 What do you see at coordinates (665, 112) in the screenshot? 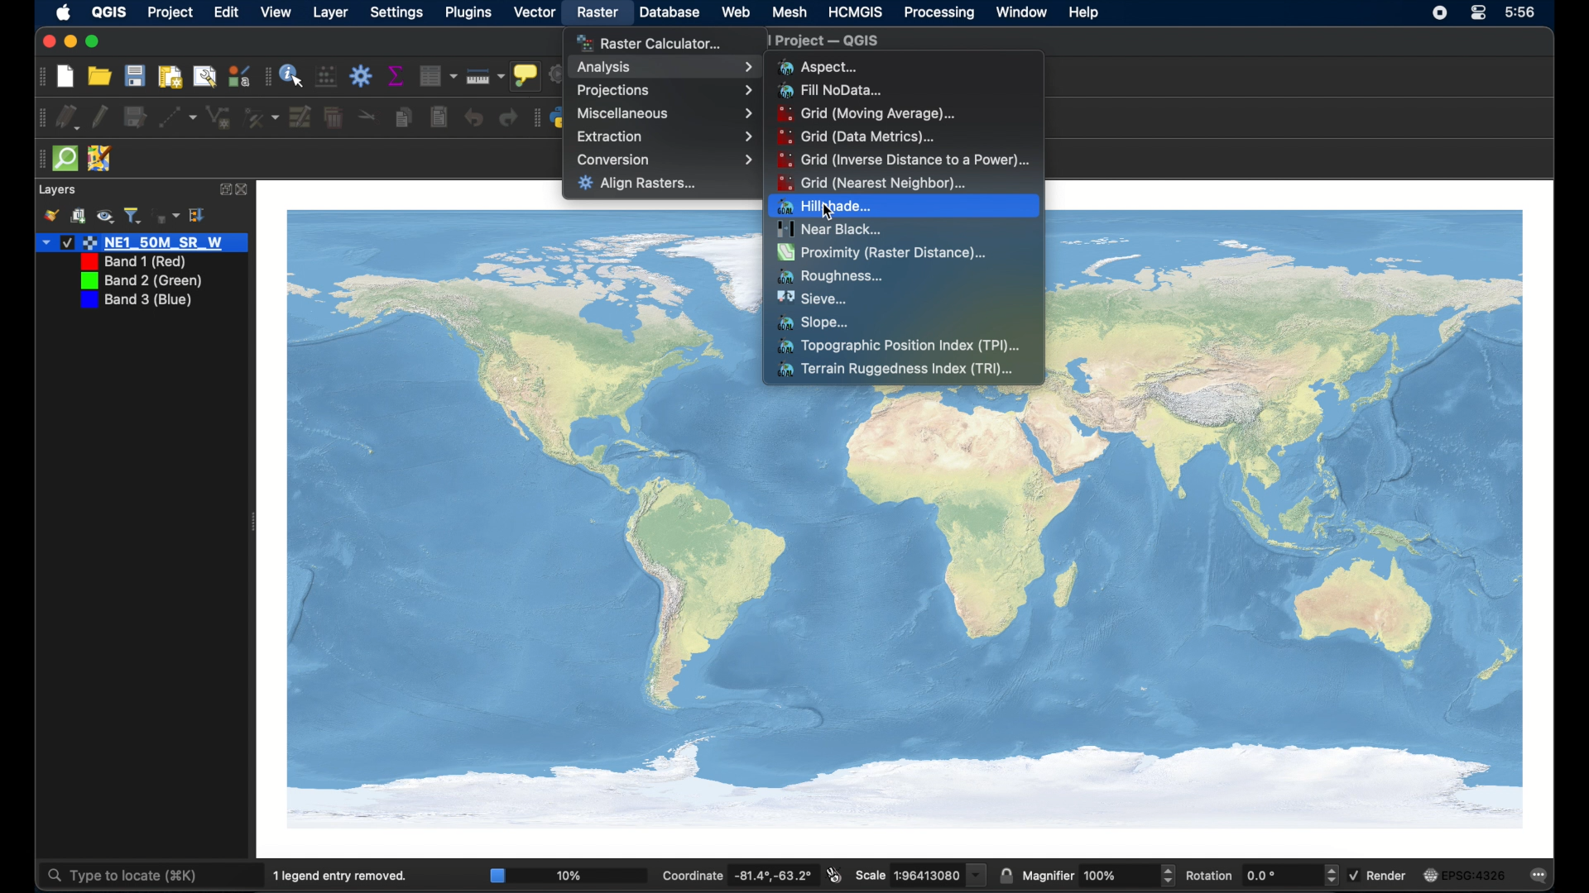
I see `miscellaneous` at bounding box center [665, 112].